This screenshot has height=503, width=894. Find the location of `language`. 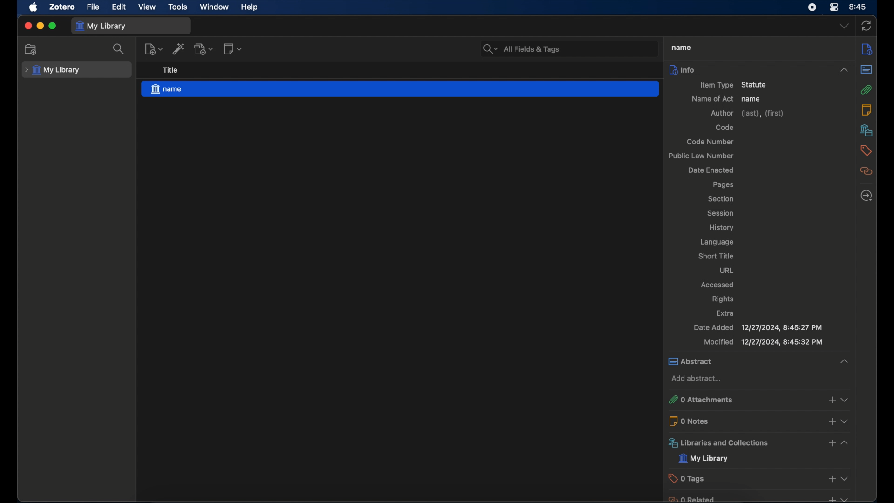

language is located at coordinates (717, 242).